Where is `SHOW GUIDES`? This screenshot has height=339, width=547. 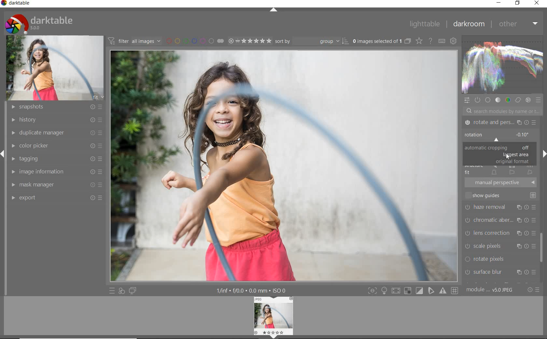
SHOW GUIDES is located at coordinates (502, 195).